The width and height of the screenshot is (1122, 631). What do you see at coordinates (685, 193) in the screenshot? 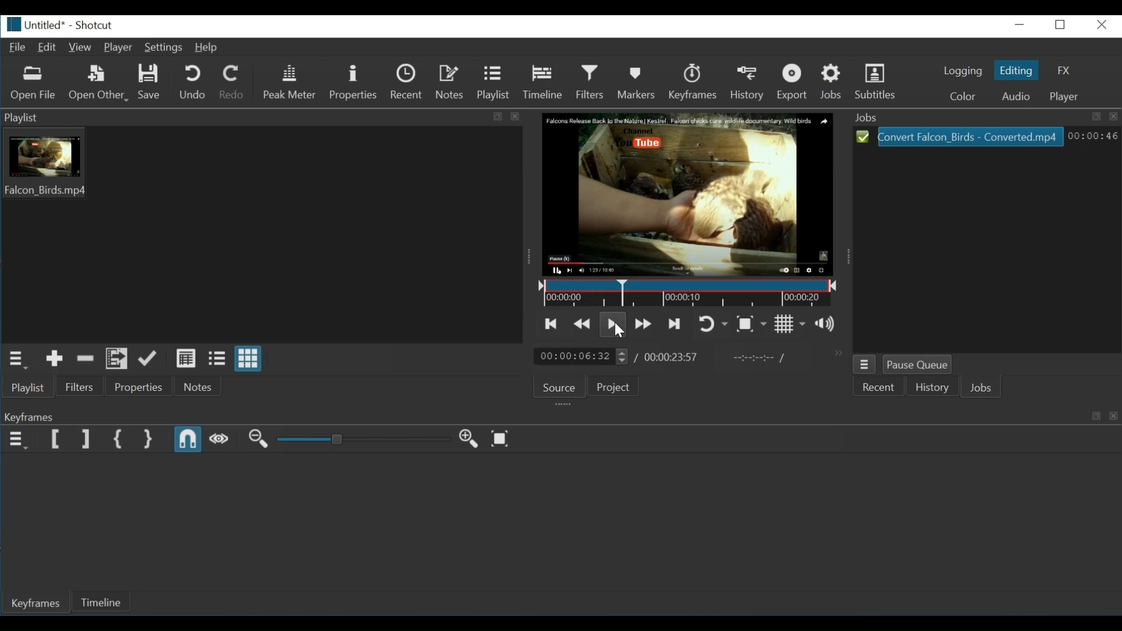
I see `Media Viewer` at bounding box center [685, 193].